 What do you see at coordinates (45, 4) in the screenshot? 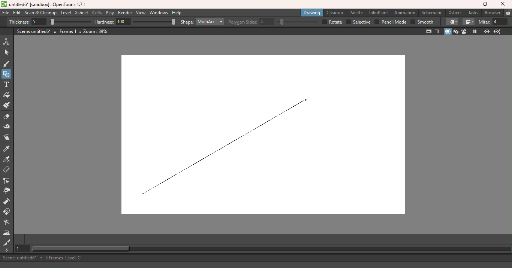
I see `untitled6* [sandbox] : OpenToonz 1.7.1` at bounding box center [45, 4].